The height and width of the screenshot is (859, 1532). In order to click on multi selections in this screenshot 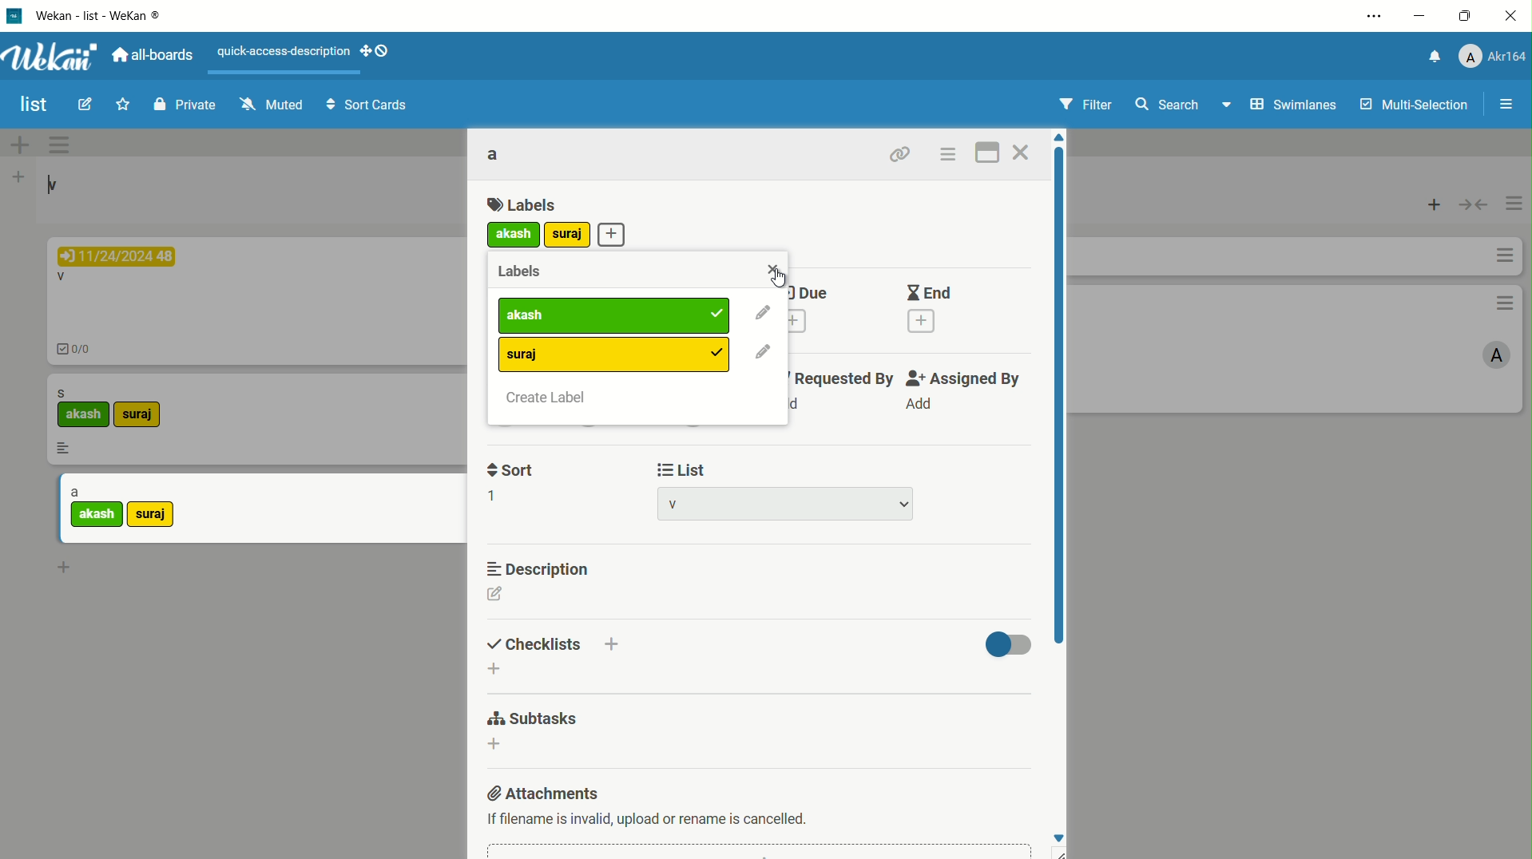, I will do `click(1412, 106)`.